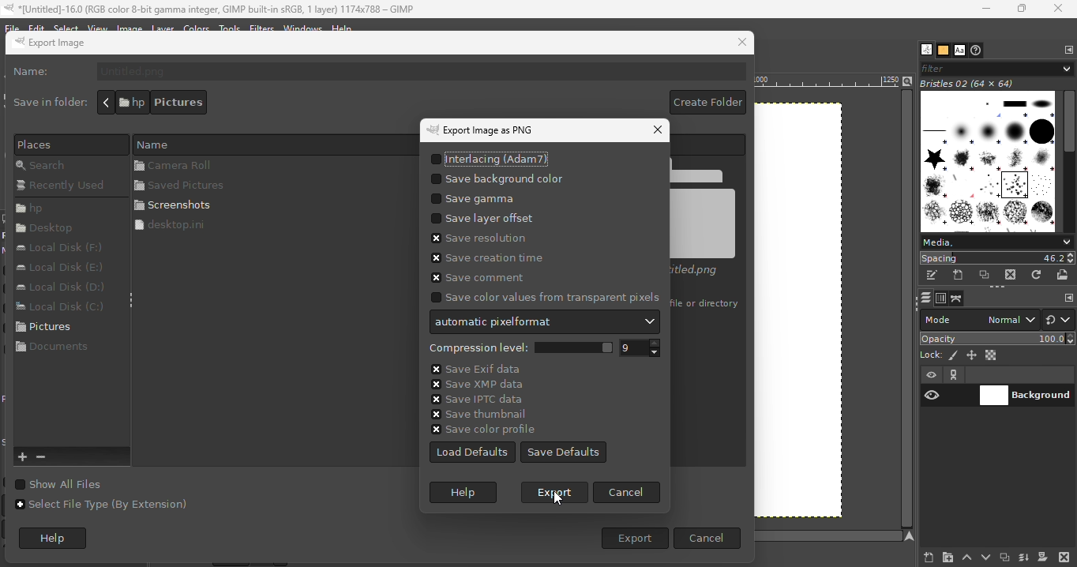  I want to click on Save XMP data, so click(471, 382).